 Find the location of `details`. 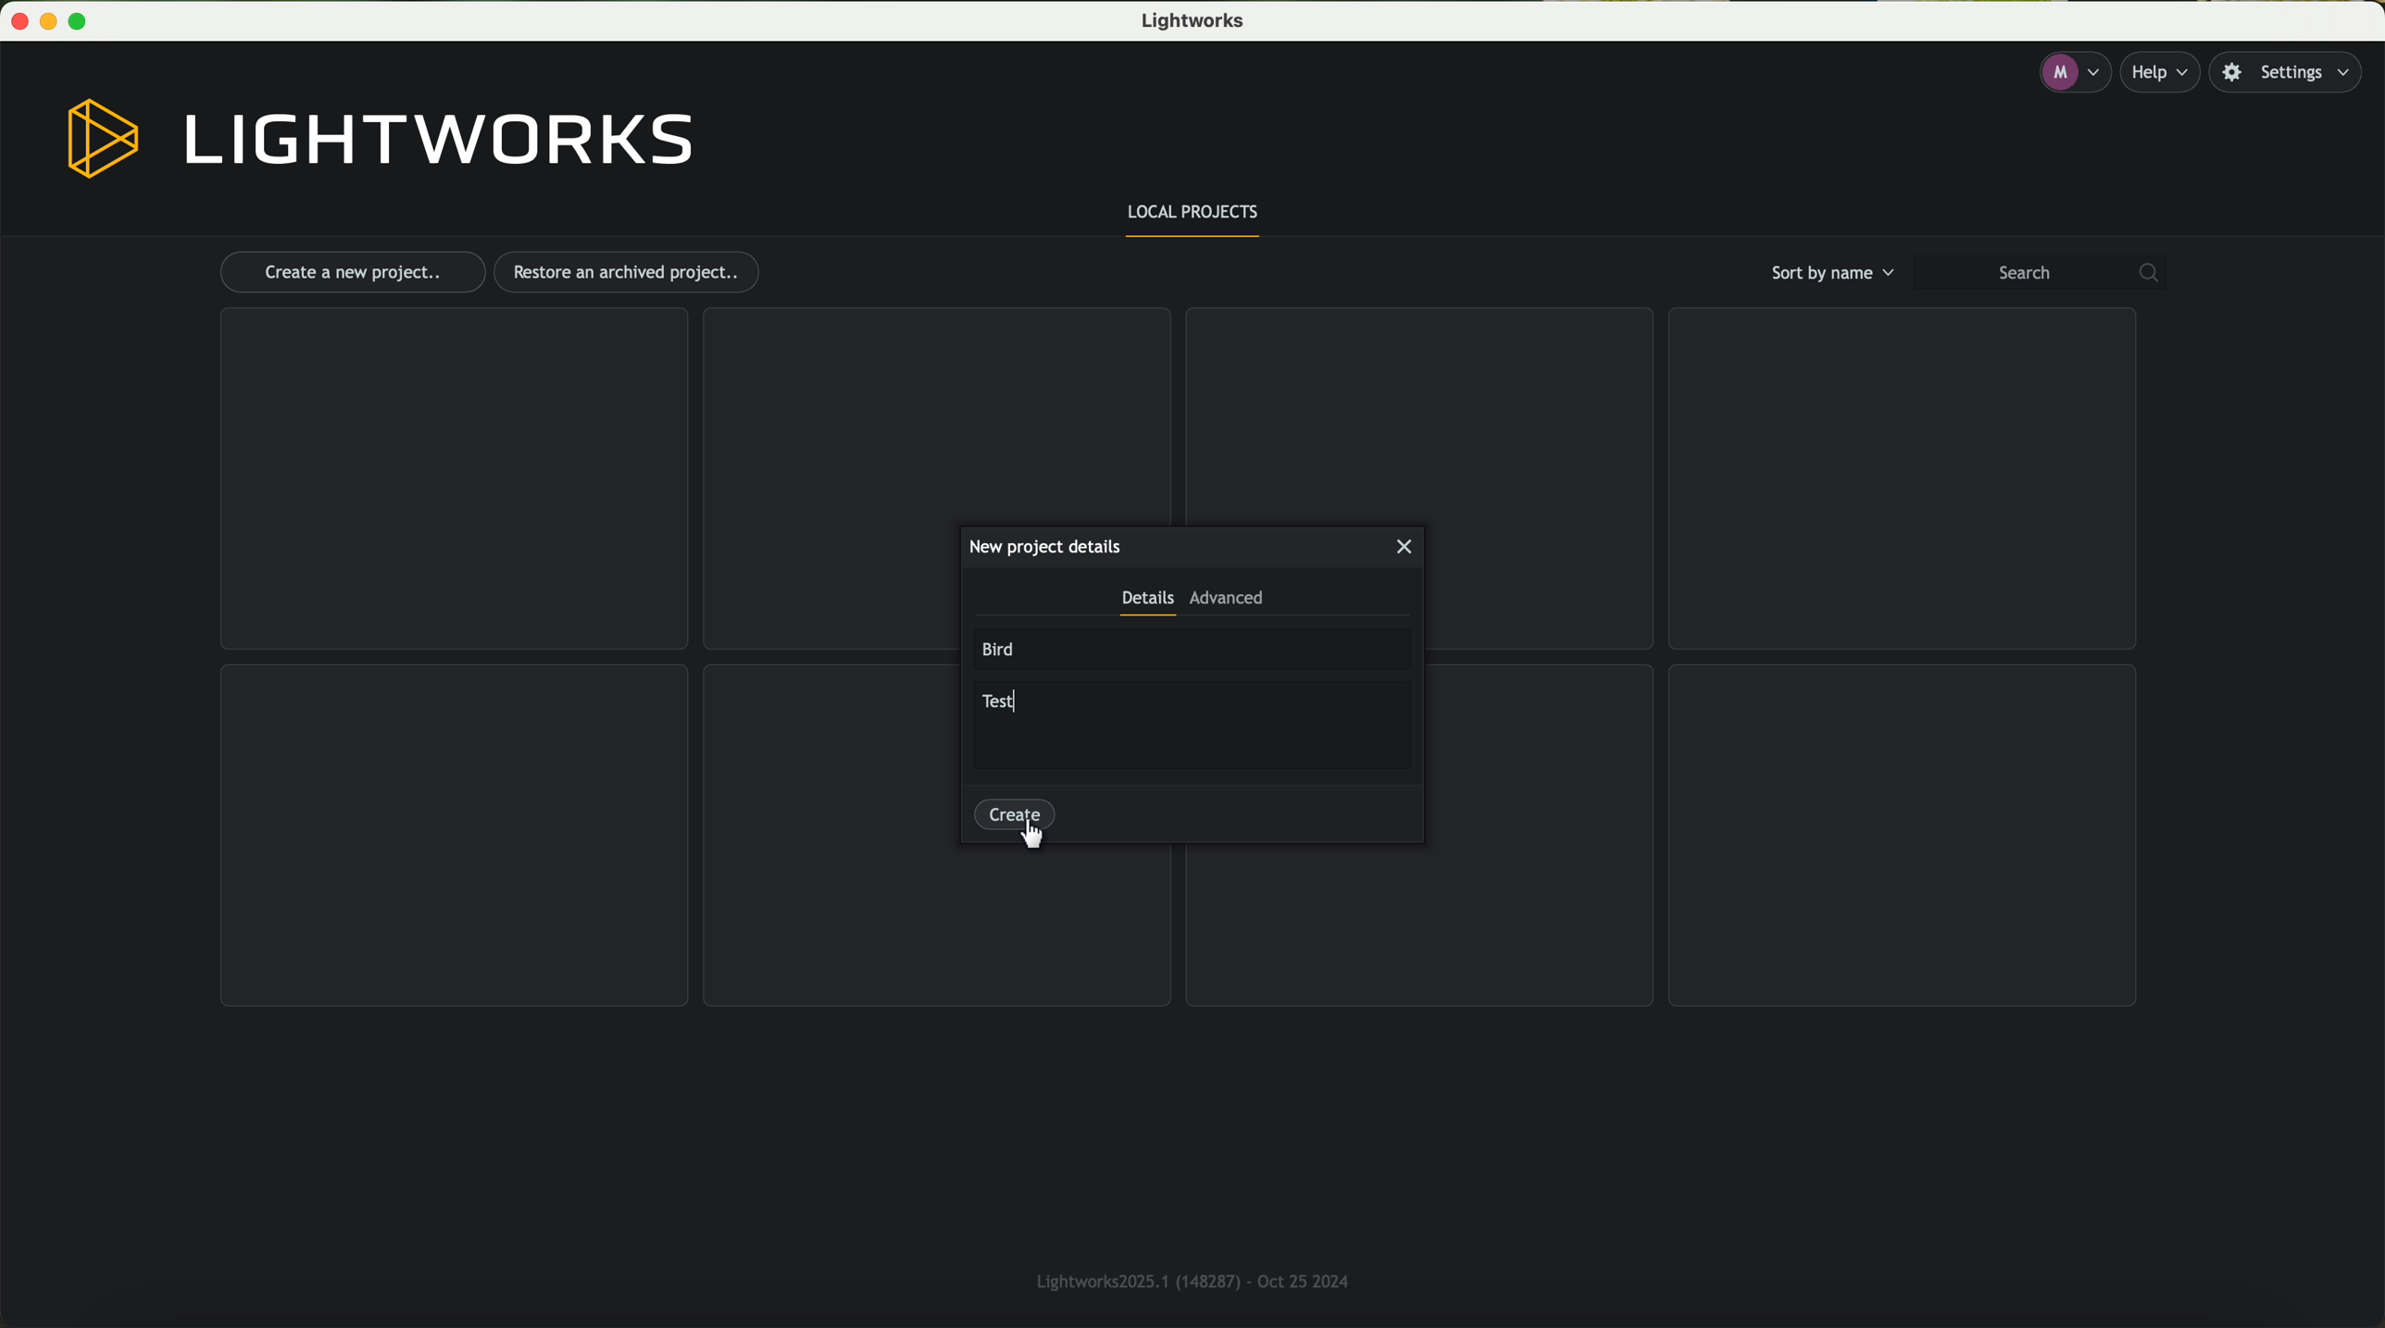

details is located at coordinates (1146, 603).